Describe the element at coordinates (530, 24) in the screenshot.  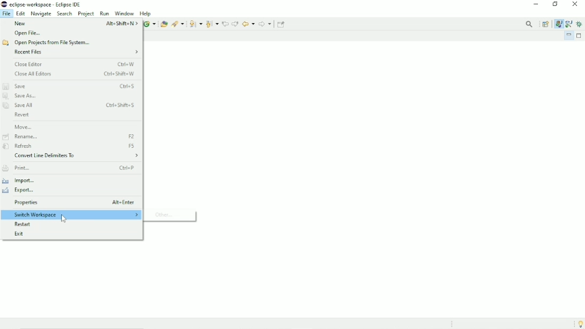
I see `Access commands and other items` at that location.